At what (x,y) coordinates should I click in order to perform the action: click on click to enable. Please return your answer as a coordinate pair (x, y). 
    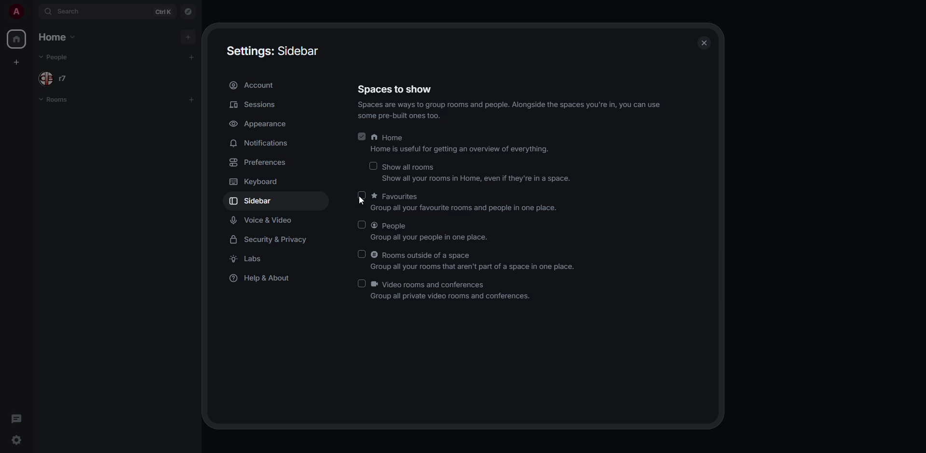
    Looking at the image, I should click on (362, 284).